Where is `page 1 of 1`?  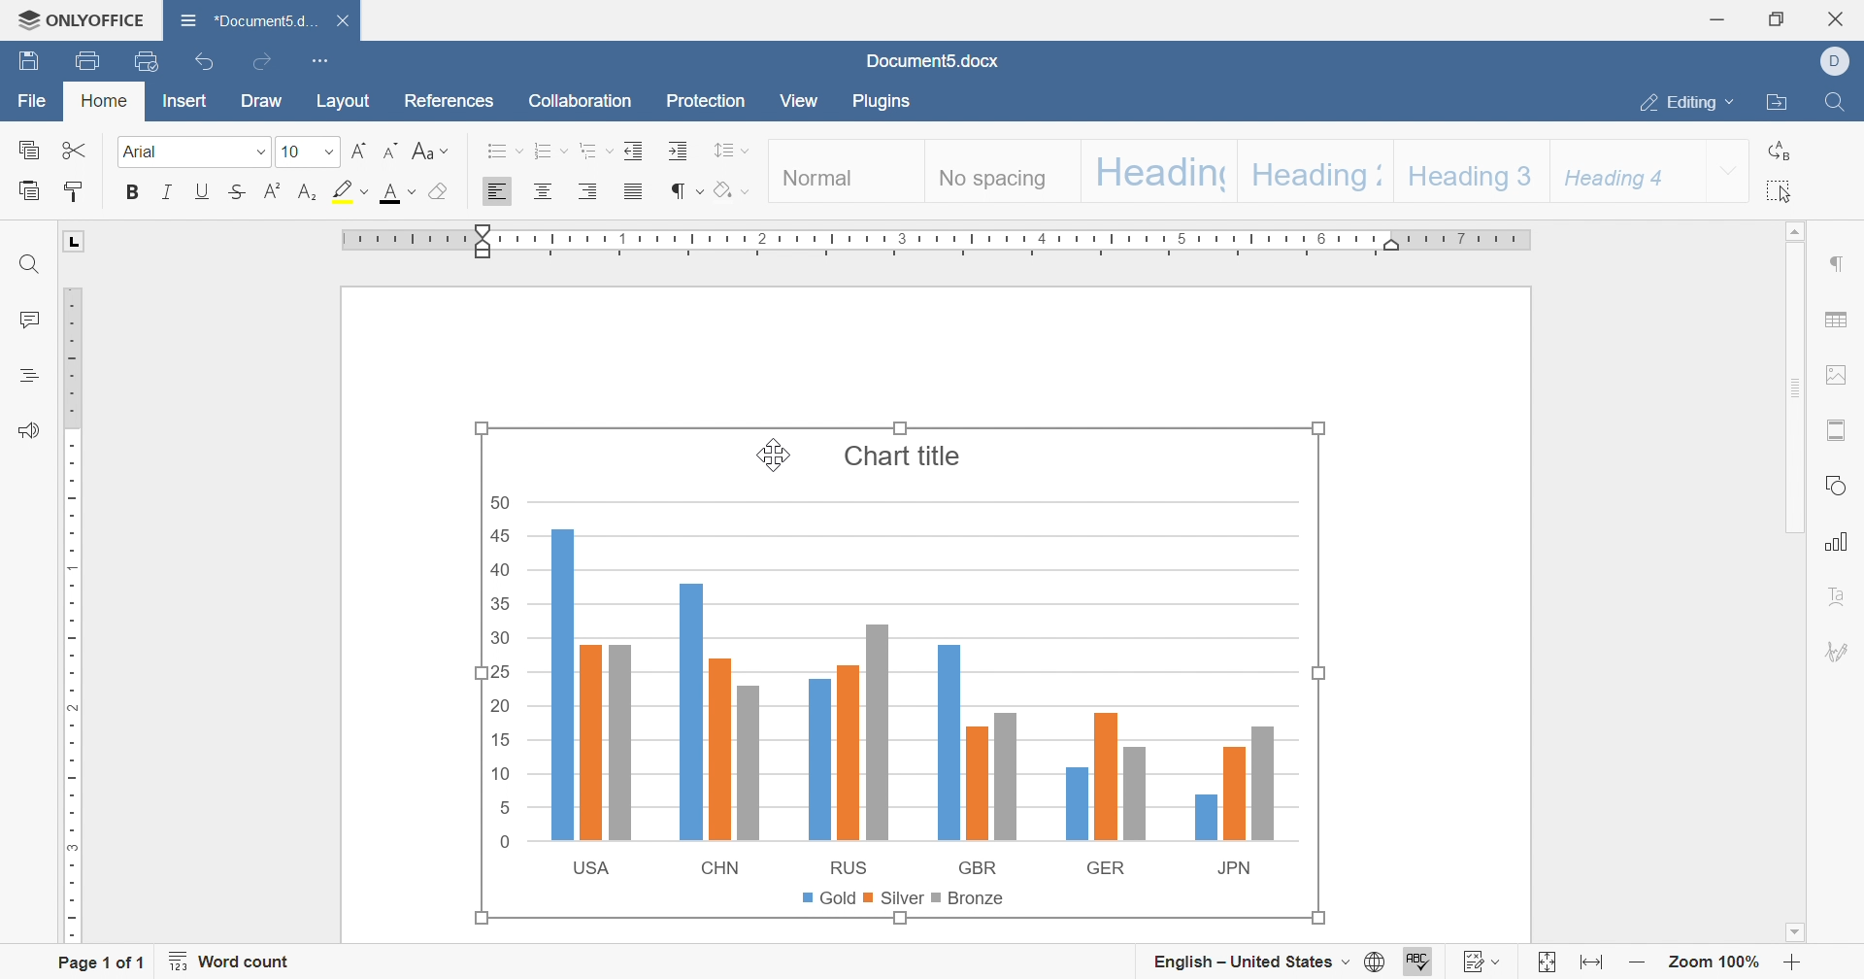 page 1 of 1 is located at coordinates (103, 965).